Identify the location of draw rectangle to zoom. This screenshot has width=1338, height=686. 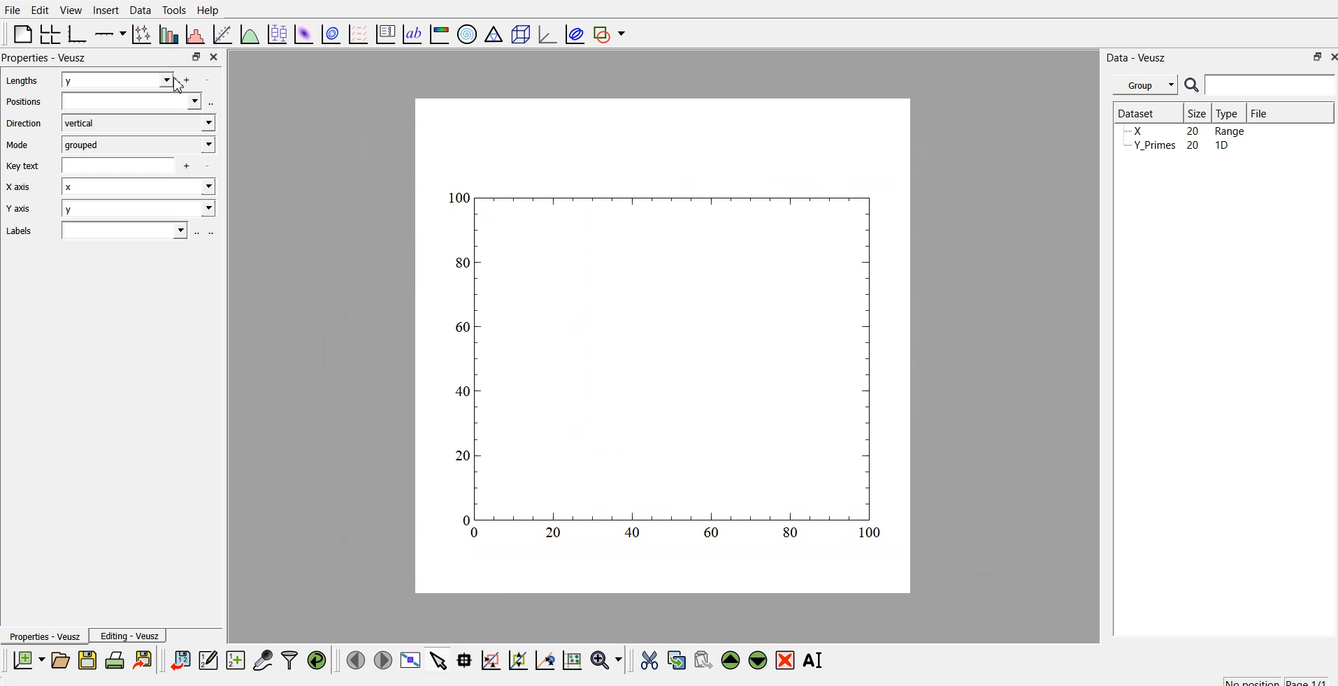
(490, 659).